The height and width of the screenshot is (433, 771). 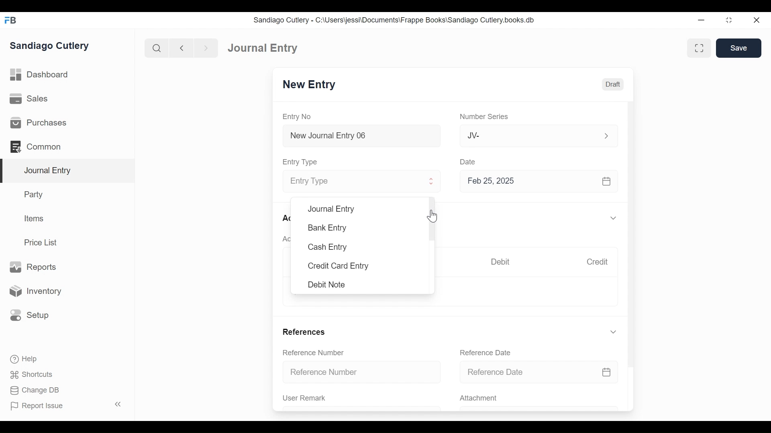 I want to click on Expand, so click(x=606, y=136).